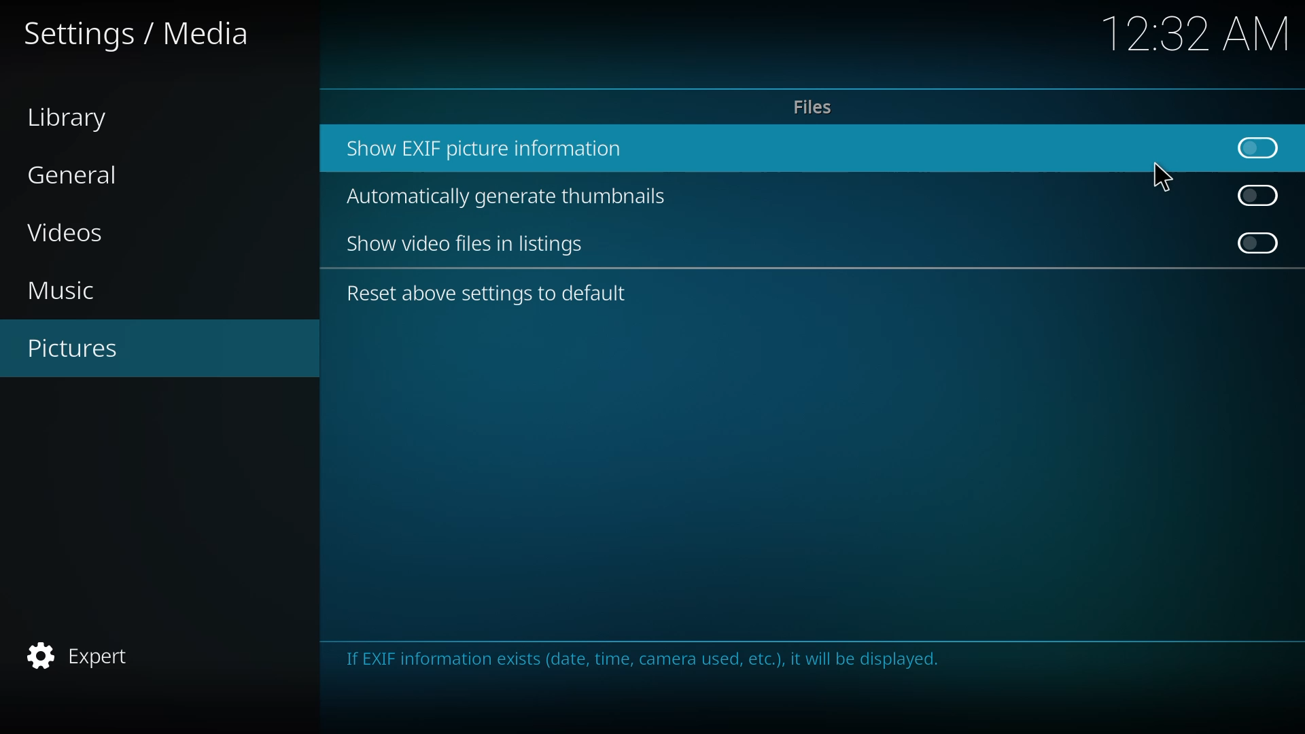 This screenshot has width=1305, height=734. What do you see at coordinates (75, 173) in the screenshot?
I see `general` at bounding box center [75, 173].